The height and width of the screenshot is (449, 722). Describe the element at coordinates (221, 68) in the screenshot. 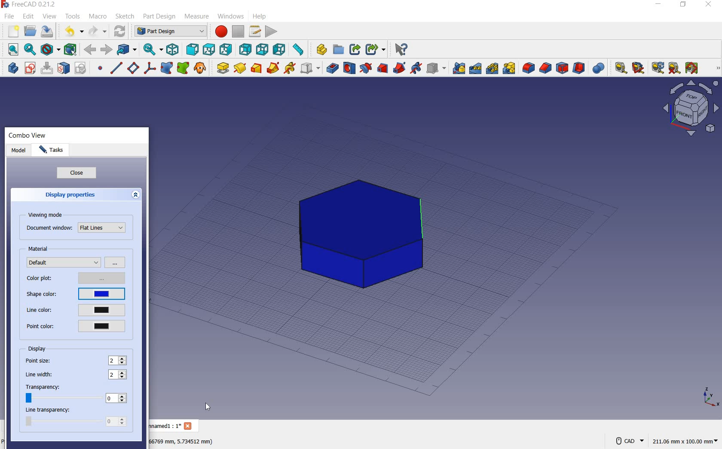

I see `pad` at that location.